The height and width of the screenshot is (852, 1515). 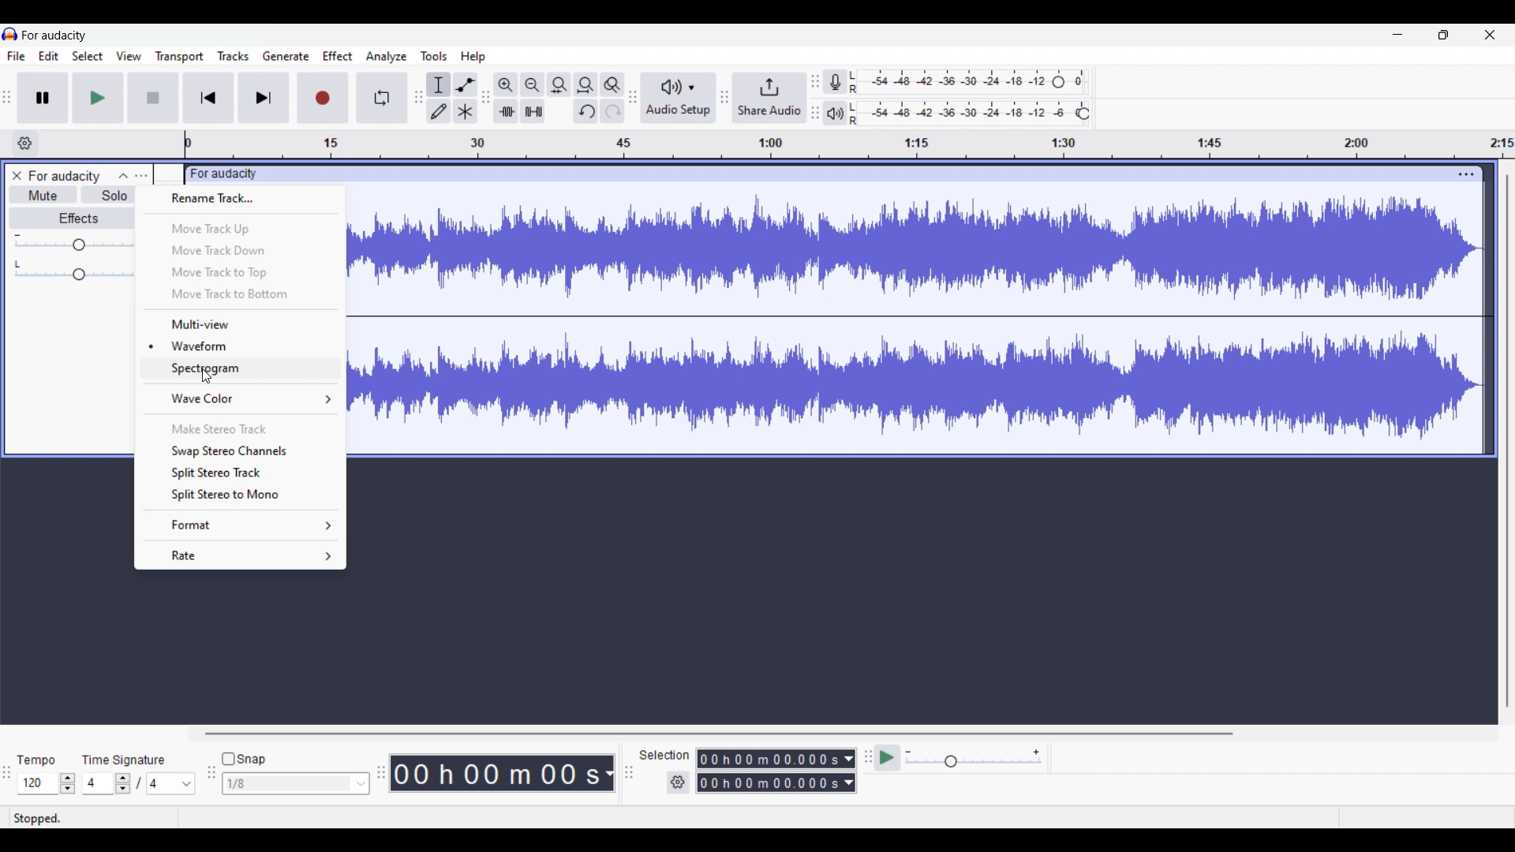 What do you see at coordinates (466, 111) in the screenshot?
I see `Multi tool` at bounding box center [466, 111].